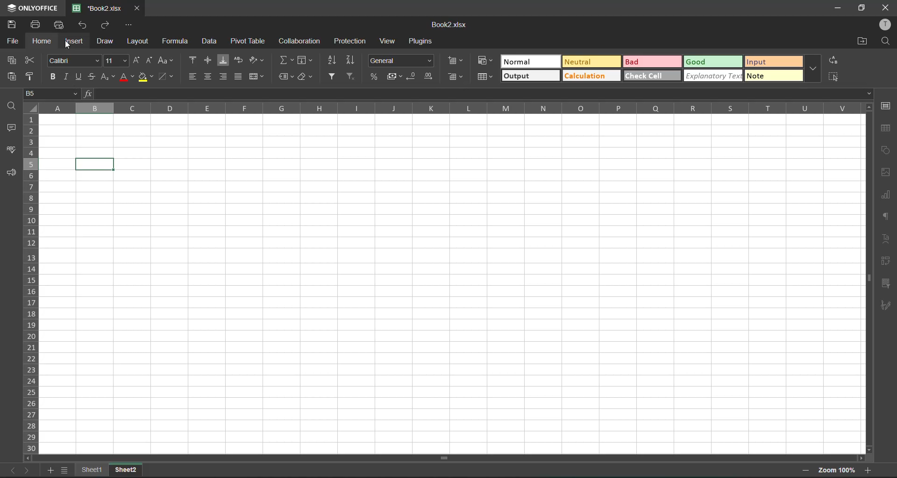 The width and height of the screenshot is (897, 478). I want to click on column names, so click(449, 109).